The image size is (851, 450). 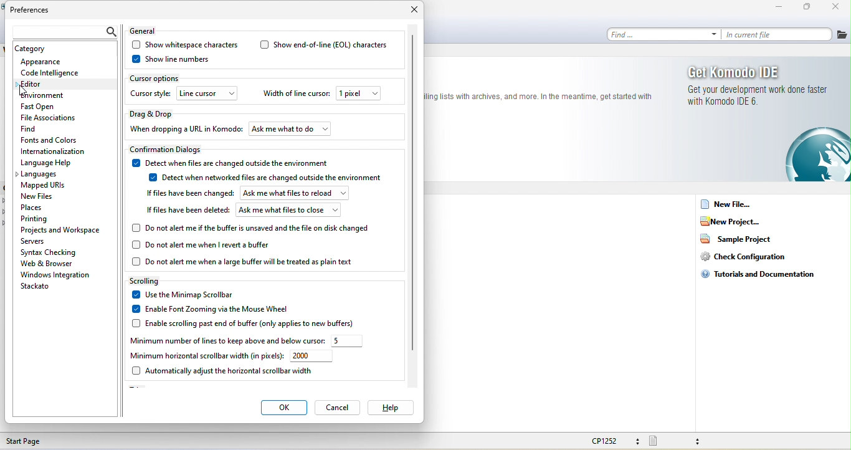 What do you see at coordinates (54, 139) in the screenshot?
I see `fonts and colors` at bounding box center [54, 139].